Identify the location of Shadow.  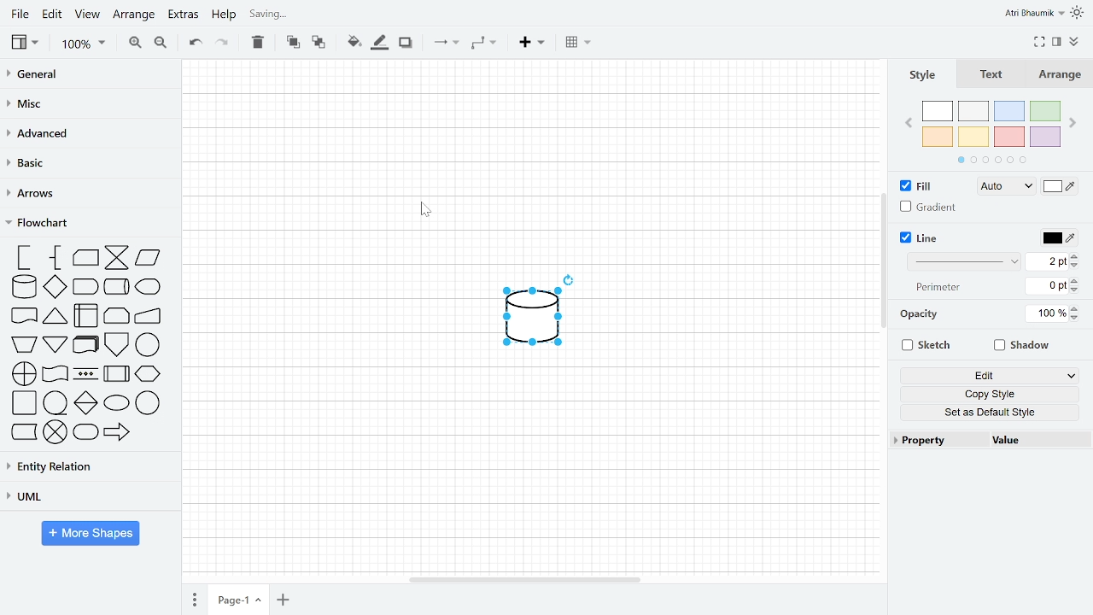
(1020, 346).